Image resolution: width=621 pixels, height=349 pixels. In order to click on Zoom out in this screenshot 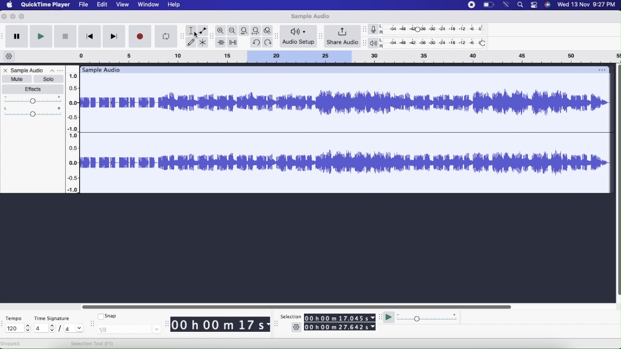, I will do `click(233, 31)`.